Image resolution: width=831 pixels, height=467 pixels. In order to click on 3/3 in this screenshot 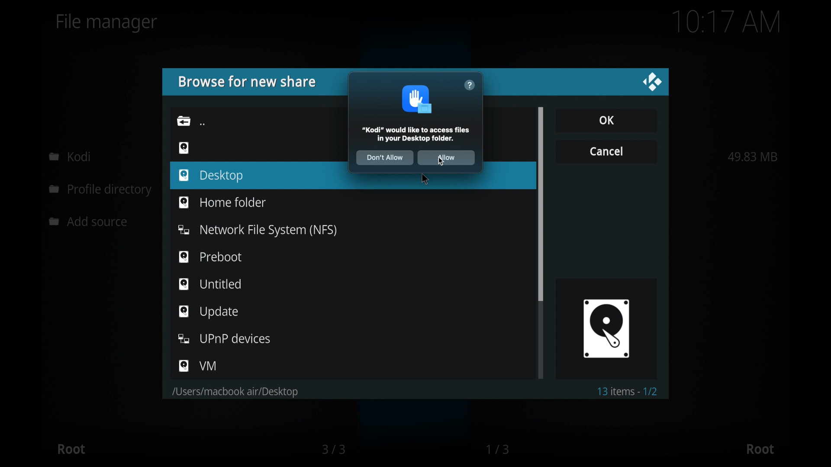, I will do `click(333, 449)`.